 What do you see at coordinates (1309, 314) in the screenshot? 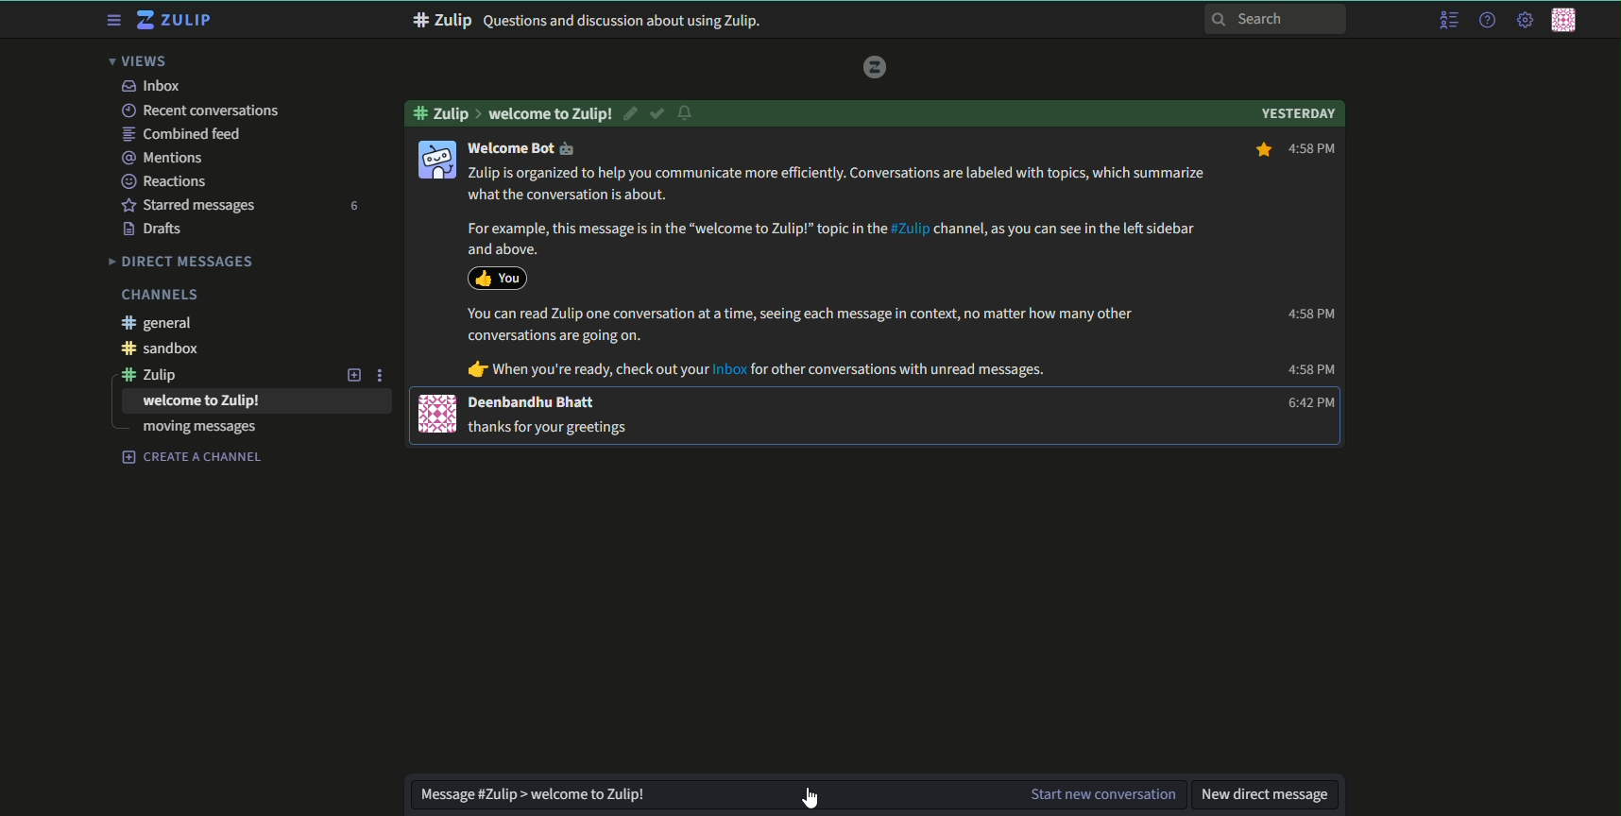
I see `4:58 PM` at bounding box center [1309, 314].